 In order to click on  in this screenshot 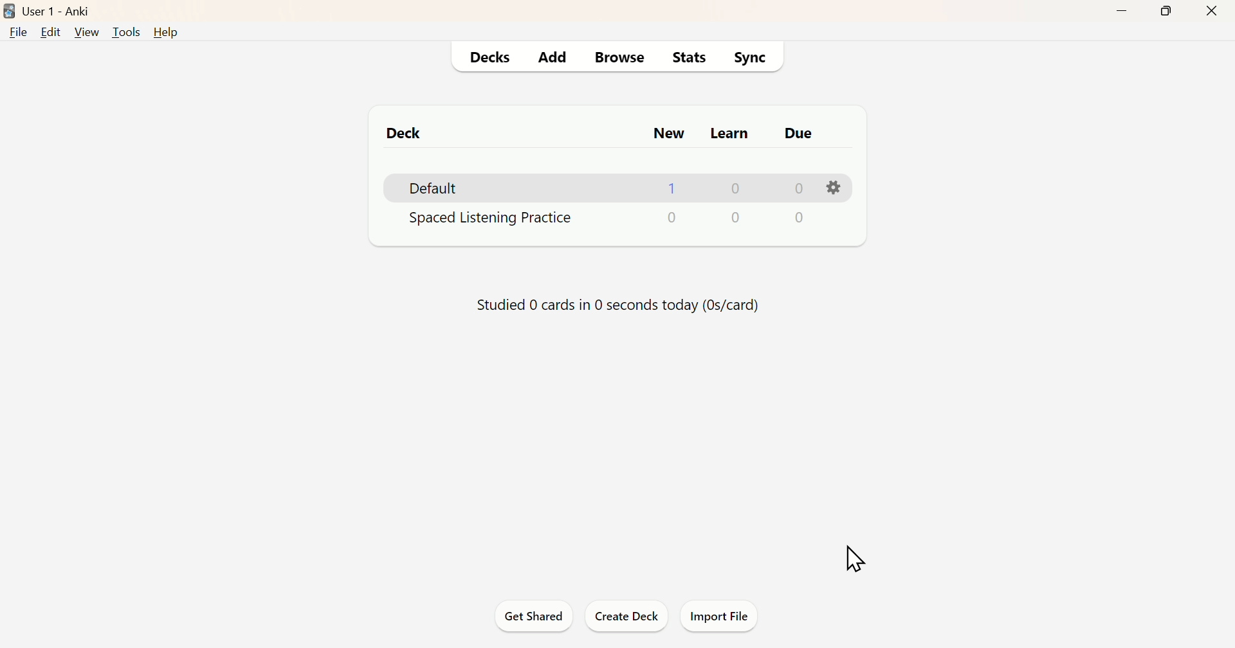, I will do `click(621, 301)`.